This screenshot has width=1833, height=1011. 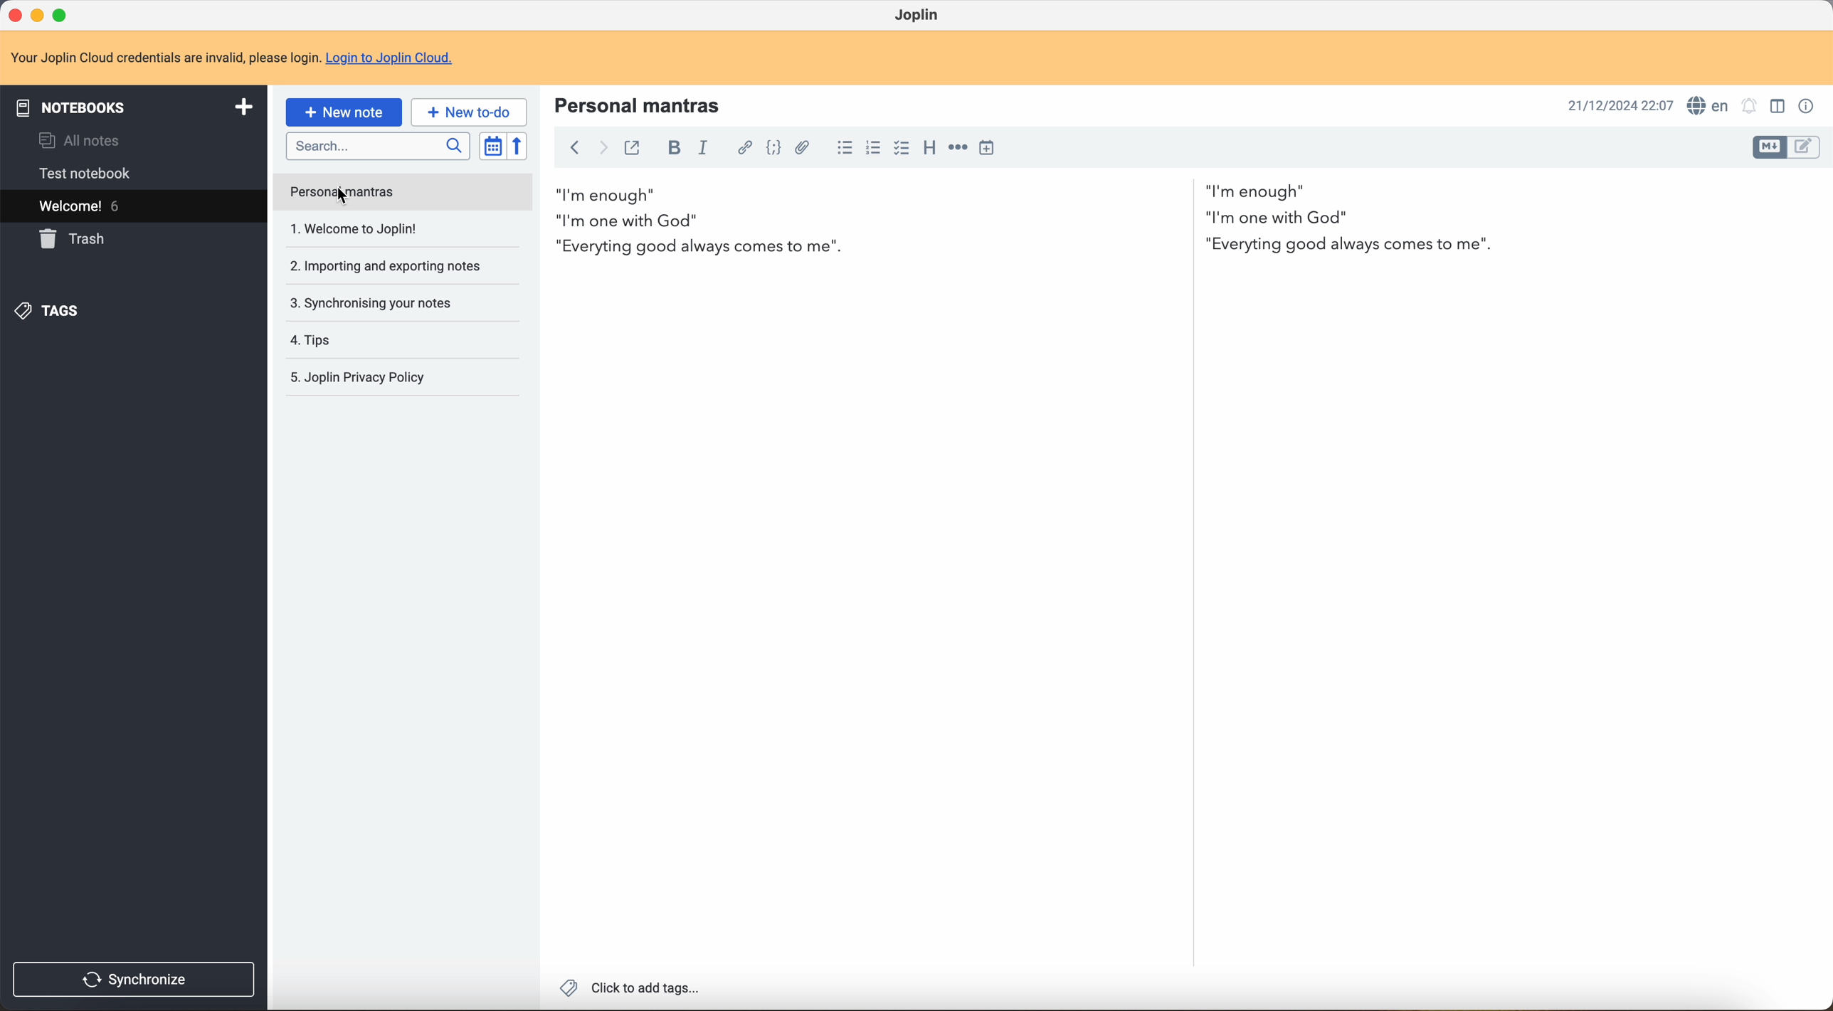 What do you see at coordinates (633, 990) in the screenshot?
I see `click to add tags` at bounding box center [633, 990].